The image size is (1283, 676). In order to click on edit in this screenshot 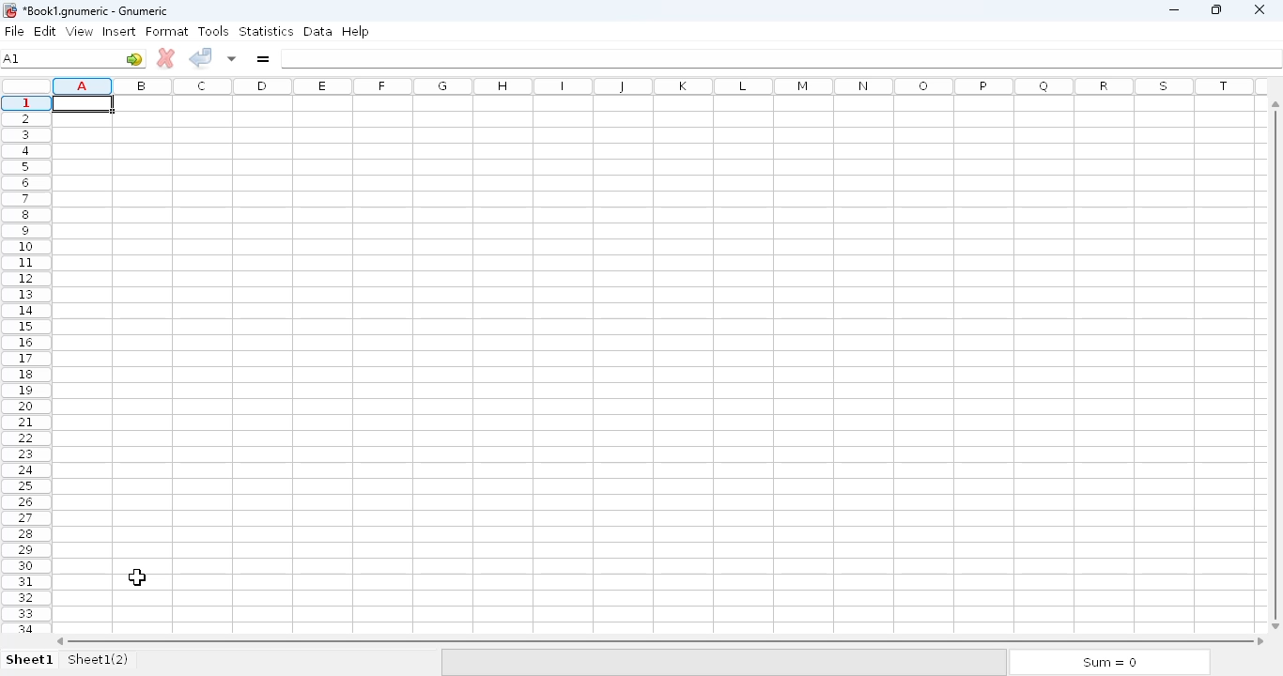, I will do `click(47, 31)`.